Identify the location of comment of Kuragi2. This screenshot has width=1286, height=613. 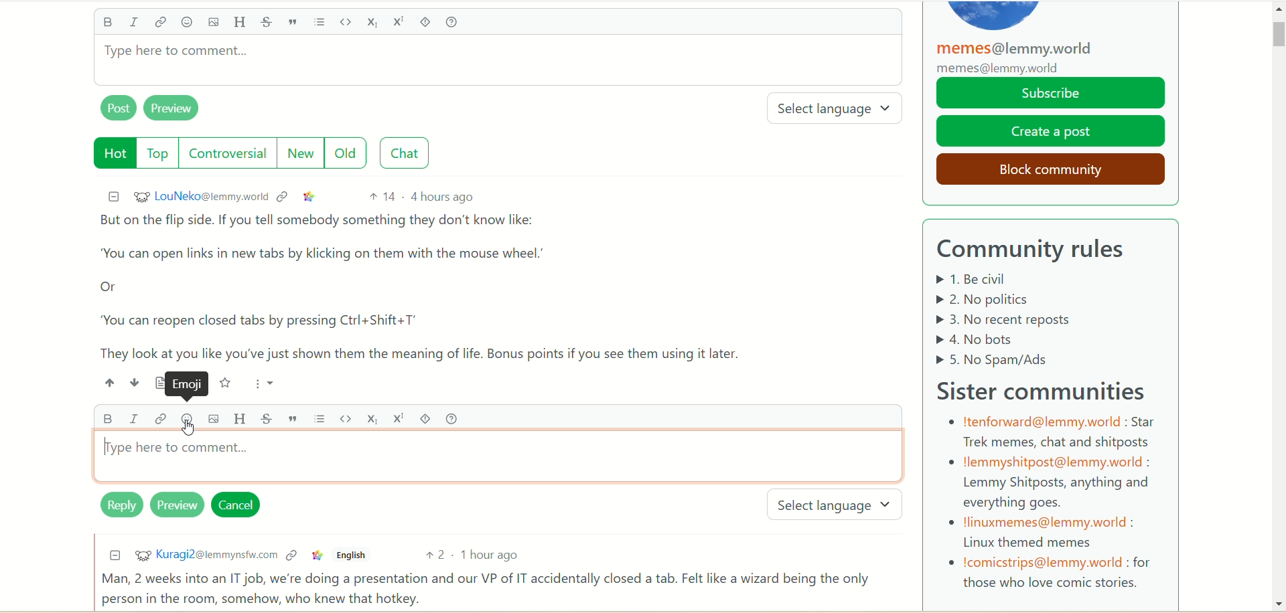
(492, 590).